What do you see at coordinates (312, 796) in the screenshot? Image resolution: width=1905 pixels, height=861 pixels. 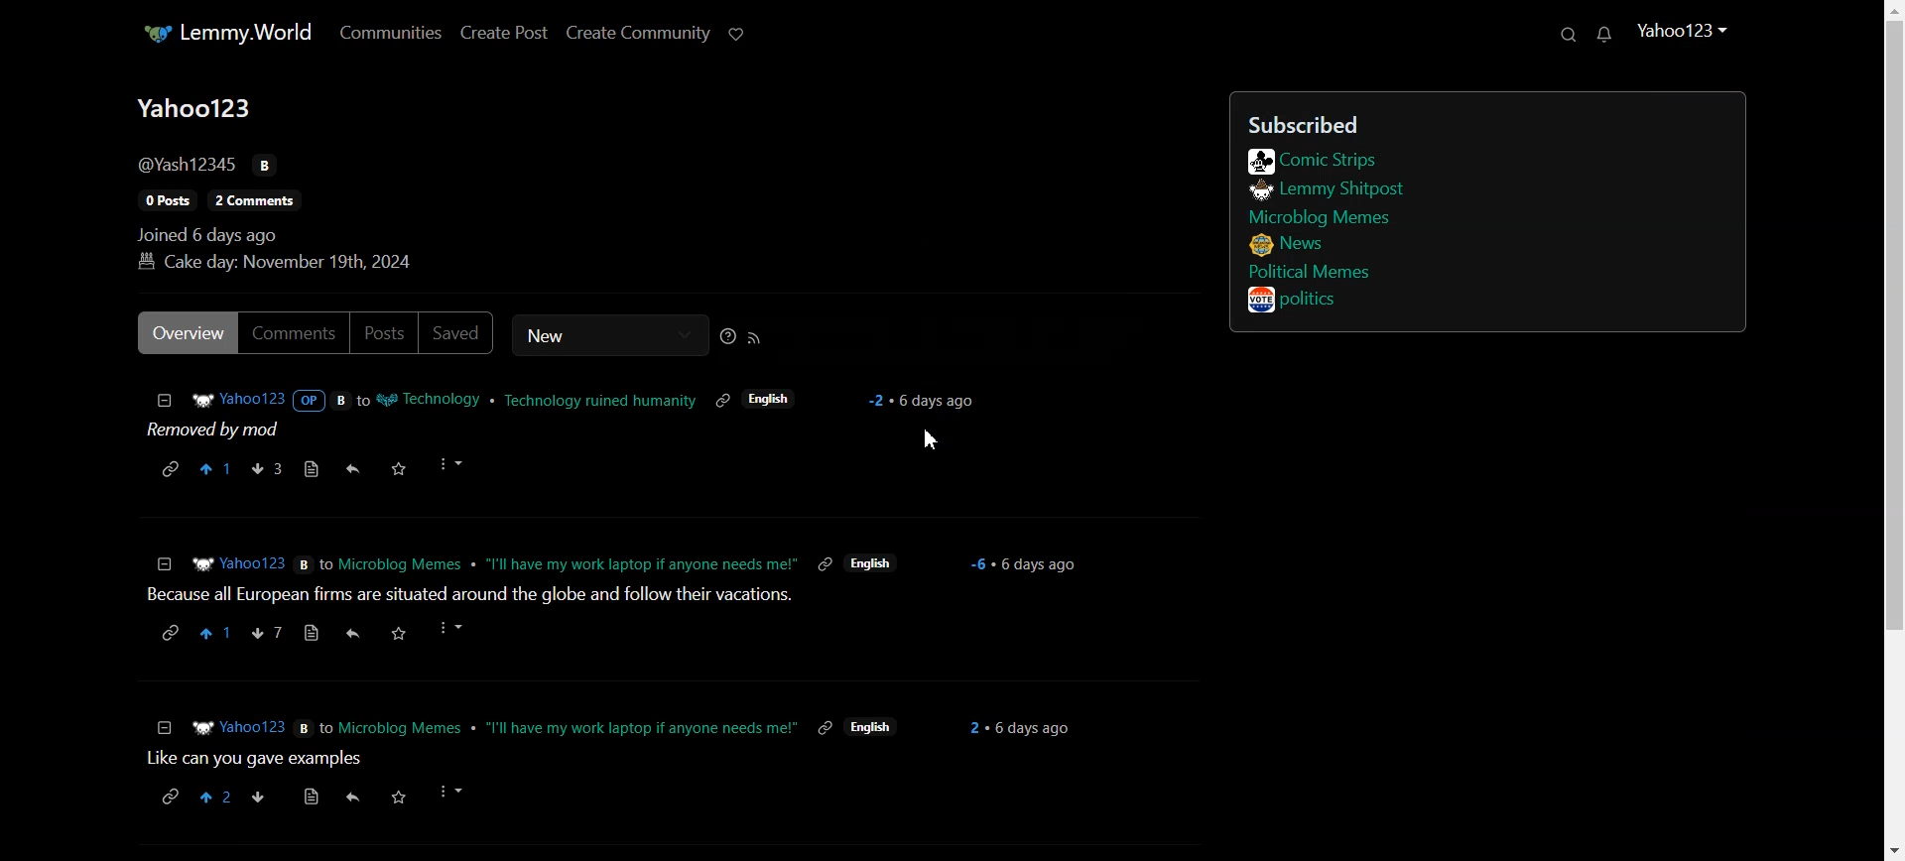 I see `view source` at bounding box center [312, 796].